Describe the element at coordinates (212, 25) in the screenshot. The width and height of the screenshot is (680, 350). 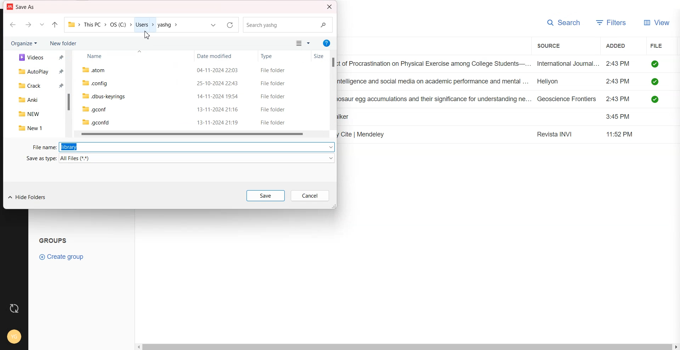
I see `drop down` at that location.